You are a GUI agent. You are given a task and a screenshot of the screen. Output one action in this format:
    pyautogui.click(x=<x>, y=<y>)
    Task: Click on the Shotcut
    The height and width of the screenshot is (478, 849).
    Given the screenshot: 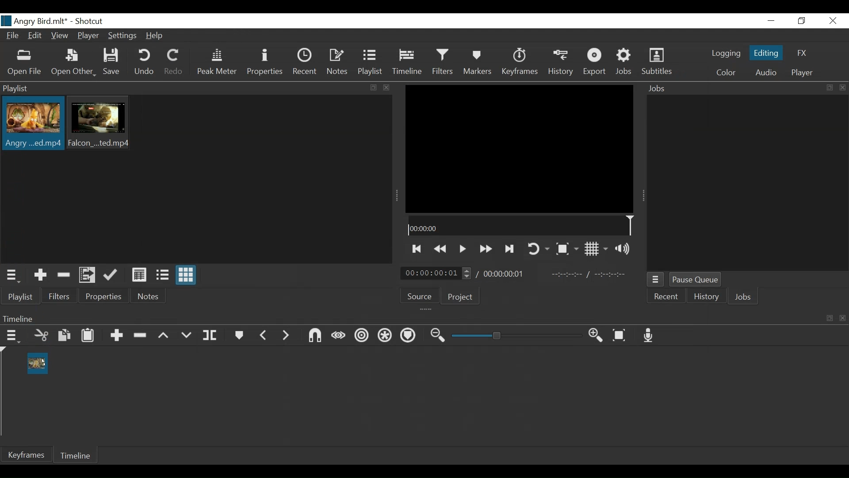 What is the action you would take?
    pyautogui.click(x=92, y=21)
    